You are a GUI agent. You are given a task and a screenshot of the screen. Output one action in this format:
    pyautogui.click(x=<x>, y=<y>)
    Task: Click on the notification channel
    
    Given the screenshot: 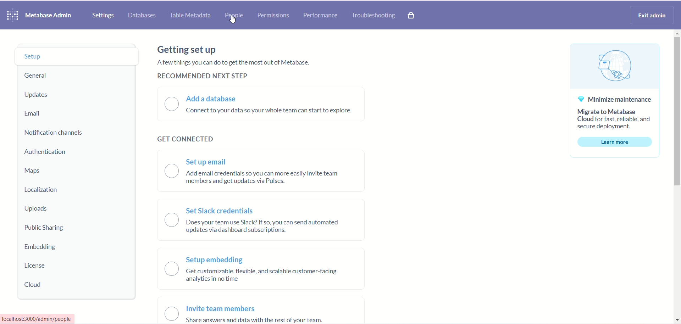 What is the action you would take?
    pyautogui.click(x=59, y=134)
    